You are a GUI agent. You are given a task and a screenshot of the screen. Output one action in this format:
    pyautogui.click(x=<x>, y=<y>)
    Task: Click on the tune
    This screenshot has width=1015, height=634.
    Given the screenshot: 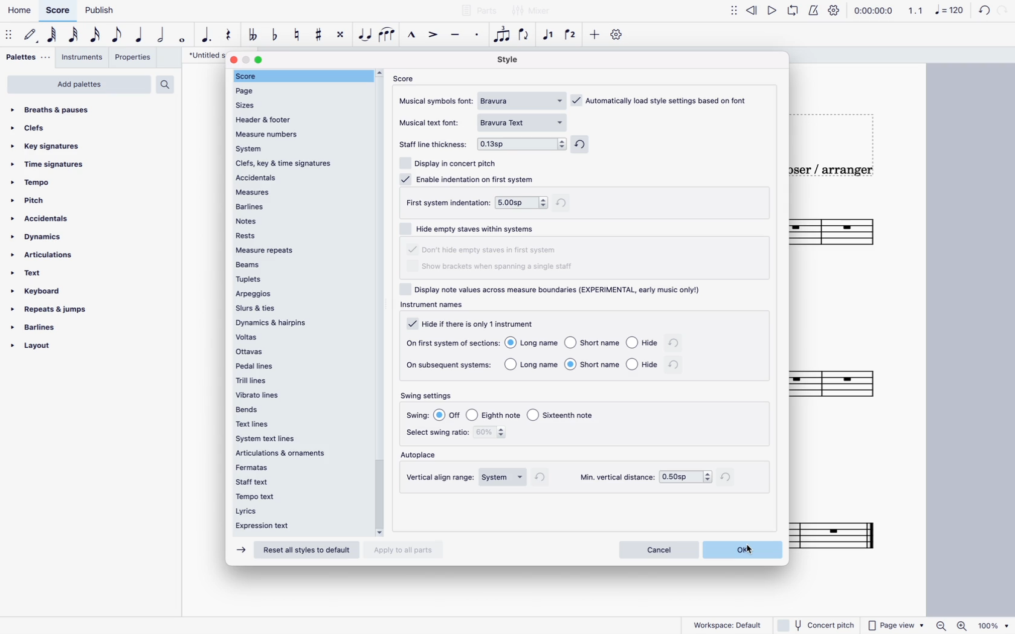 What is the action you would take?
    pyautogui.click(x=299, y=33)
    